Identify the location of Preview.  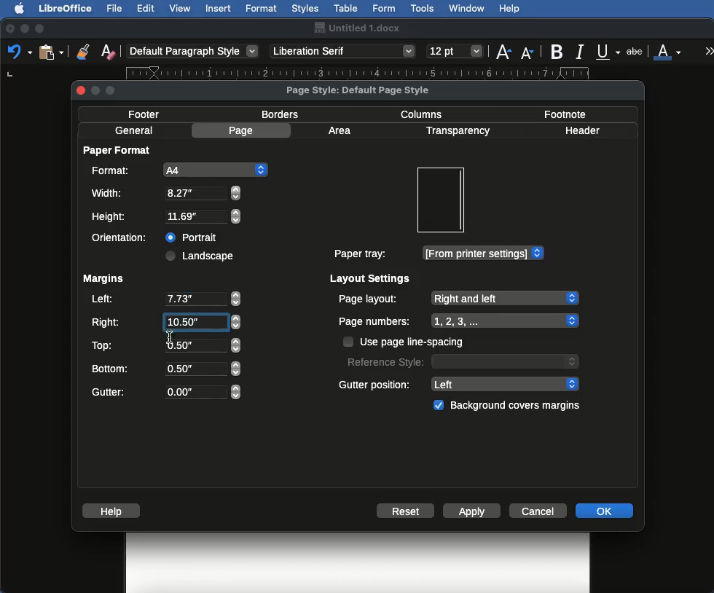
(440, 200).